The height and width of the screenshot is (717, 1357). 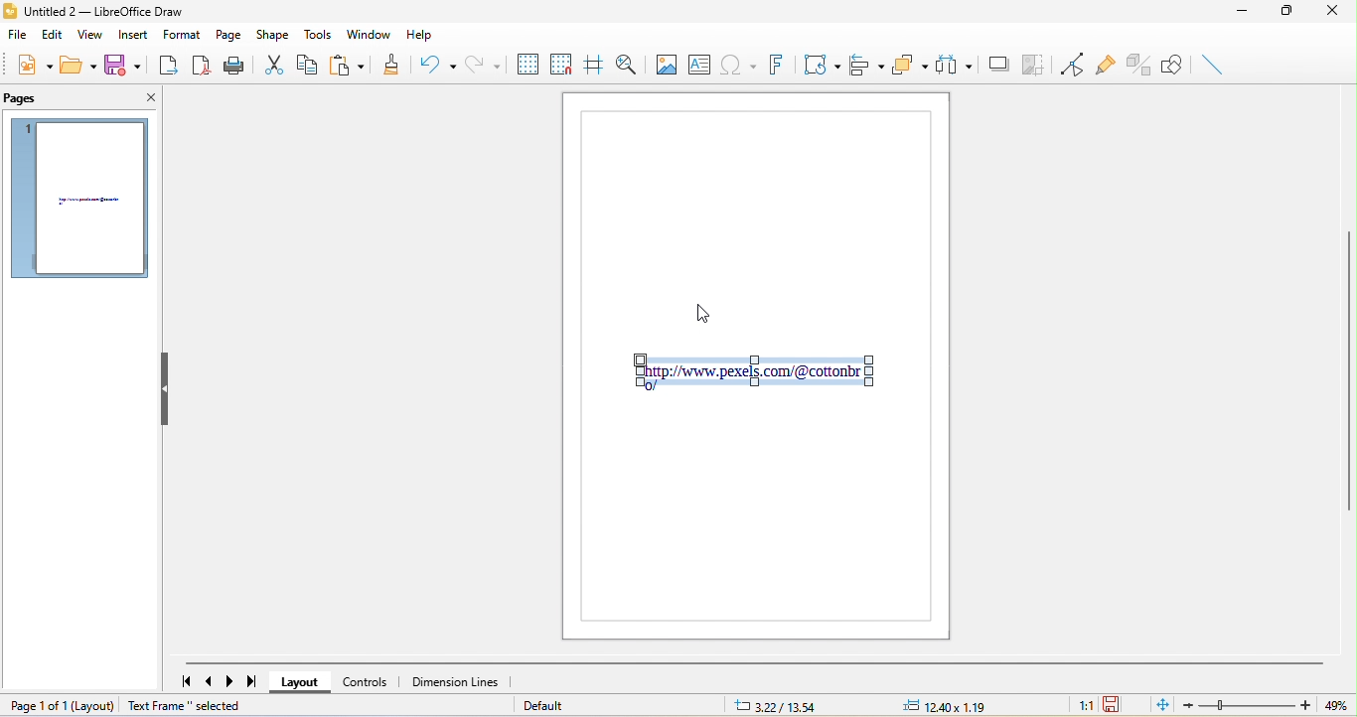 What do you see at coordinates (756, 516) in the screenshot?
I see `Page1` at bounding box center [756, 516].